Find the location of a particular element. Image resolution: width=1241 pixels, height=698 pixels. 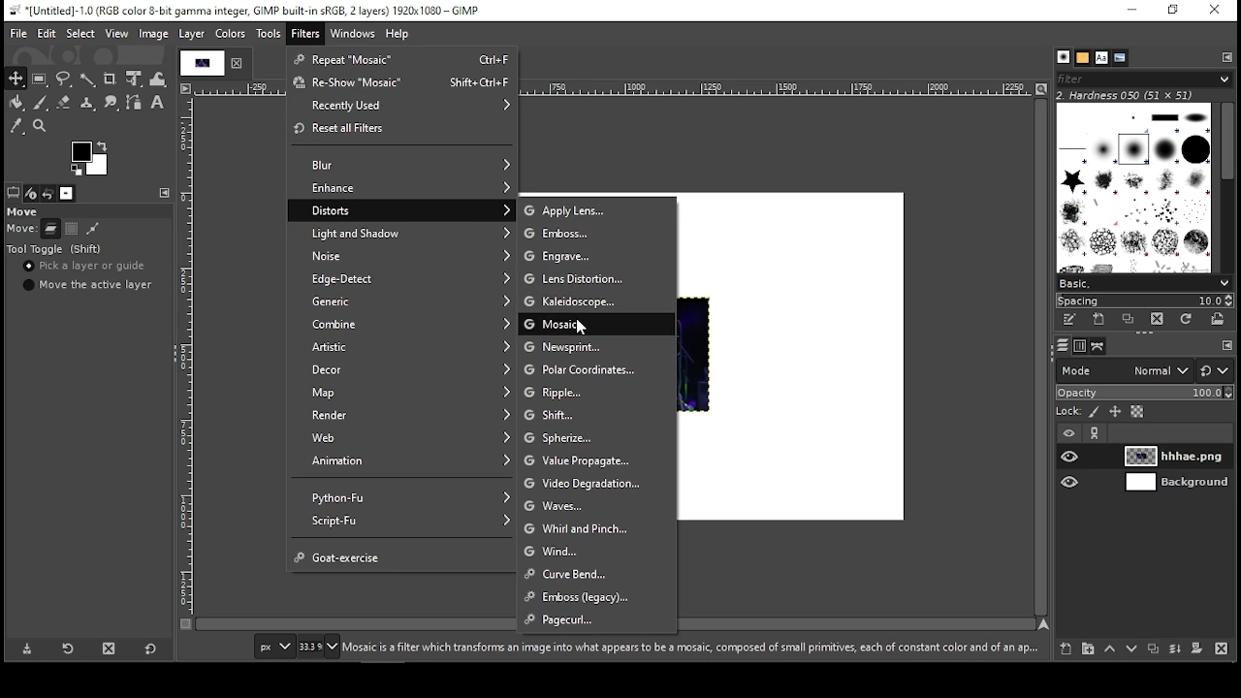

lock is located at coordinates (1069, 411).